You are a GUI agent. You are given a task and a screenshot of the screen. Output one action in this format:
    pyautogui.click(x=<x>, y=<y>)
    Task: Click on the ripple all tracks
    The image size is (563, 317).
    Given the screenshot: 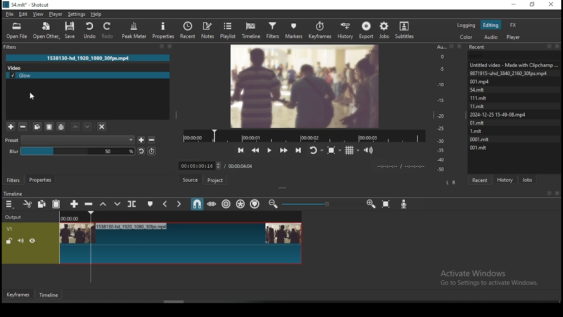 What is the action you would take?
    pyautogui.click(x=241, y=204)
    